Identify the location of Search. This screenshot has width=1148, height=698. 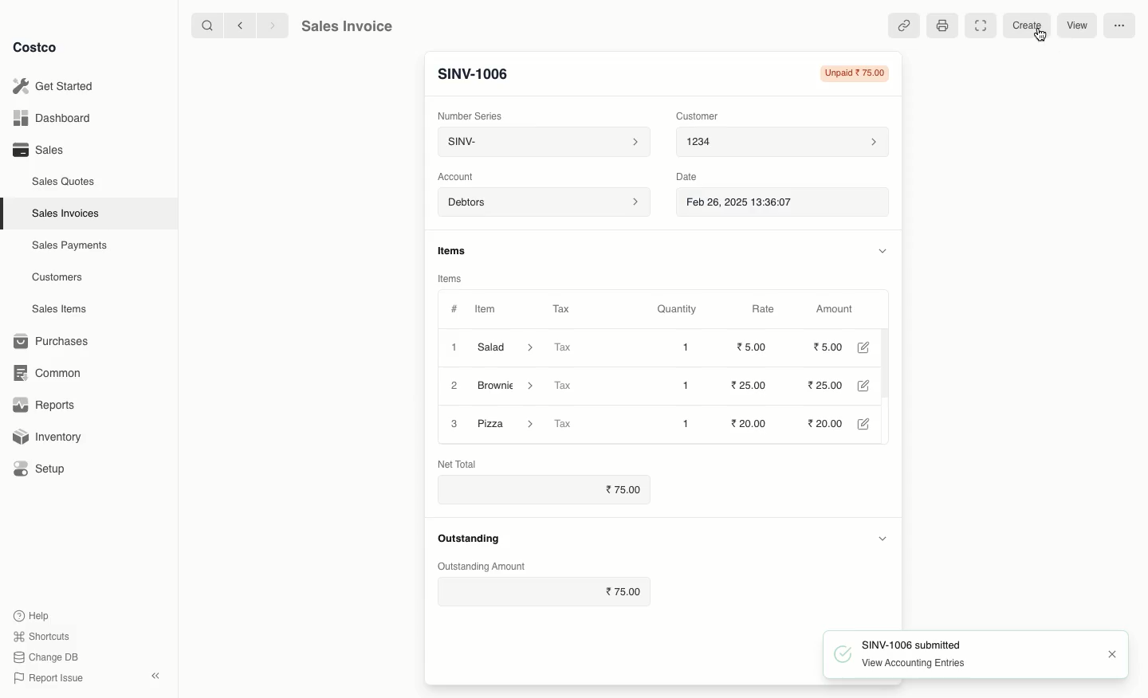
(205, 25).